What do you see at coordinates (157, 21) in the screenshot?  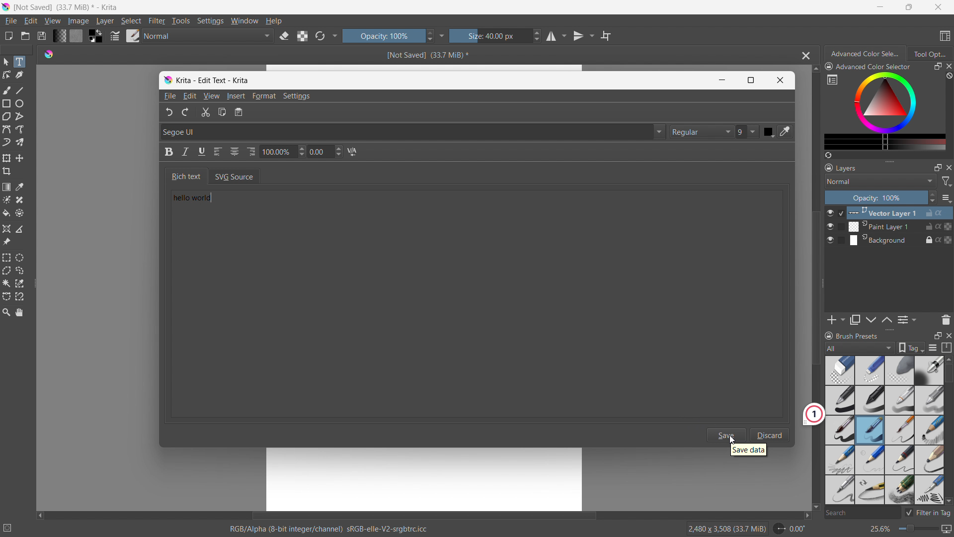 I see `filter` at bounding box center [157, 21].